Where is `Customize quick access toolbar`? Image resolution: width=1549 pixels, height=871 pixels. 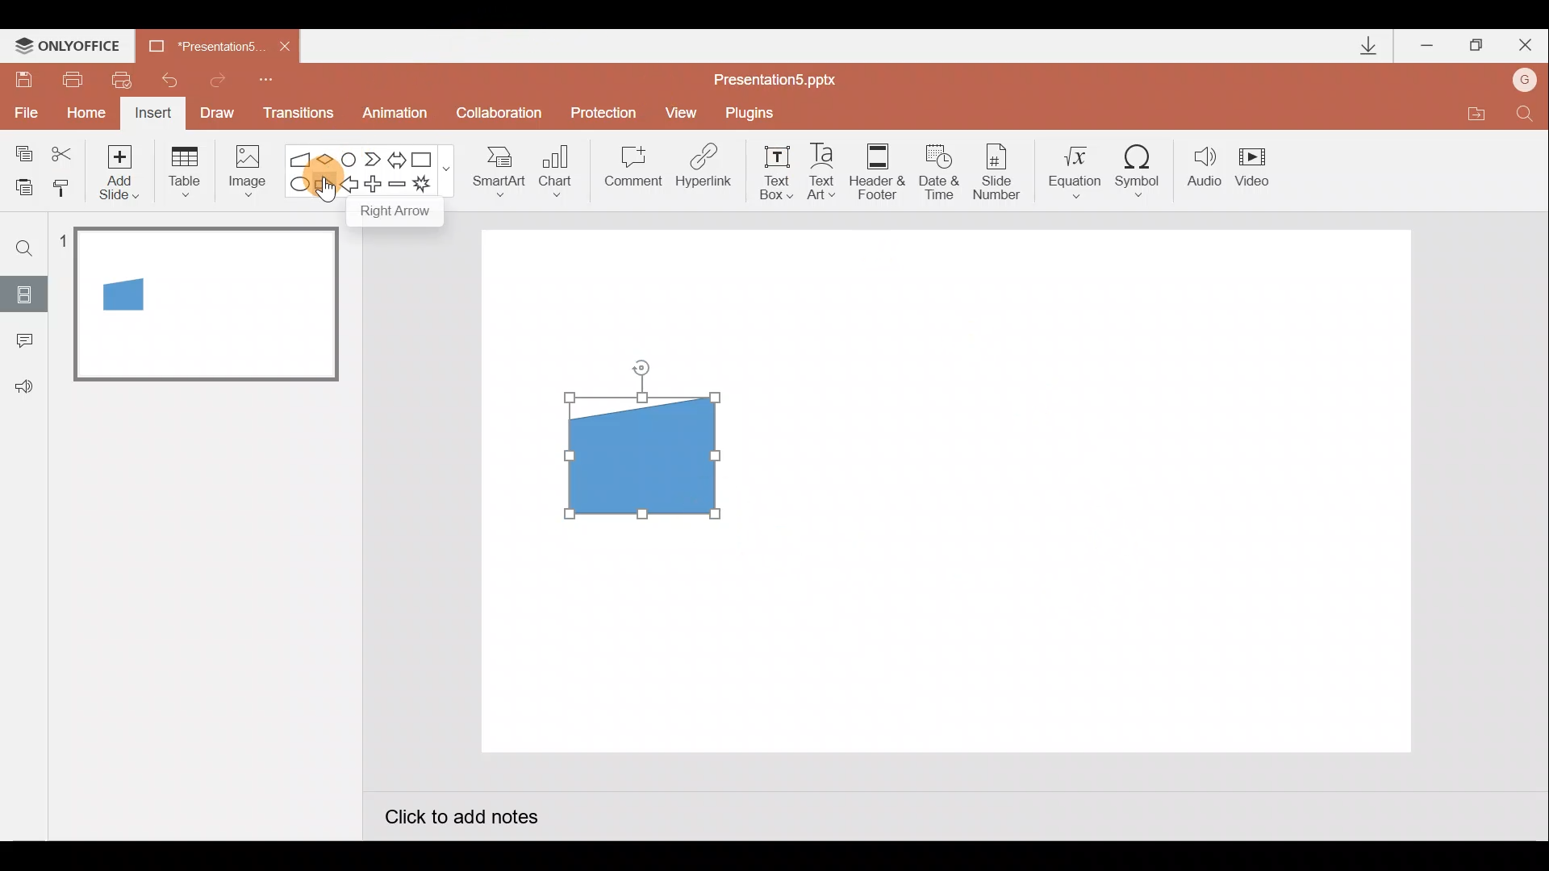
Customize quick access toolbar is located at coordinates (266, 77).